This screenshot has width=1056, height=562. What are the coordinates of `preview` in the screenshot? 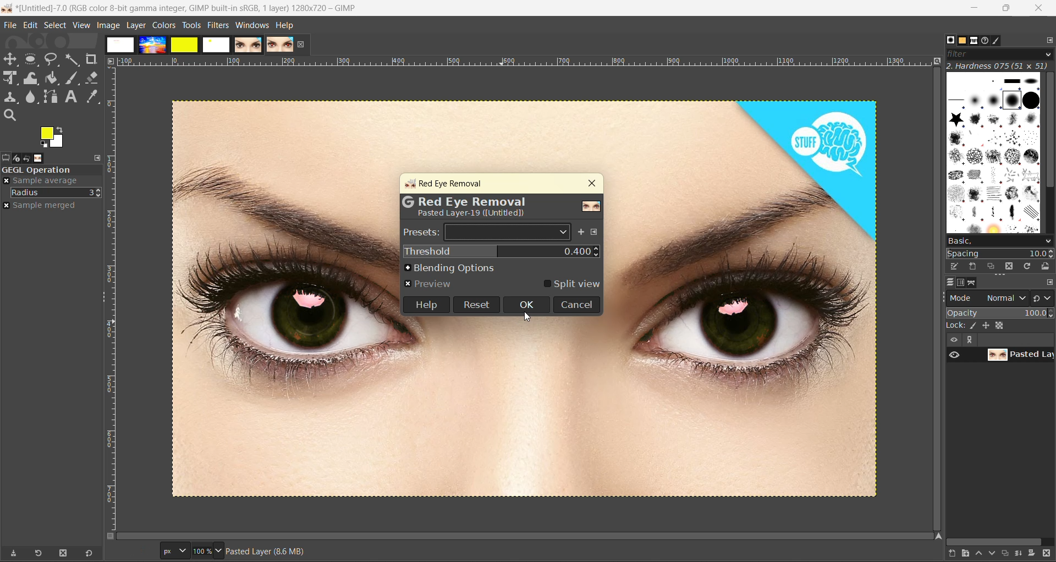 It's located at (954, 354).